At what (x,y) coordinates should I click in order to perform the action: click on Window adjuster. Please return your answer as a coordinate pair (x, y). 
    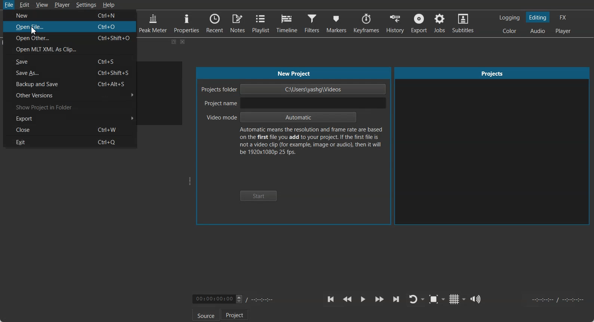
    Looking at the image, I should click on (190, 181).